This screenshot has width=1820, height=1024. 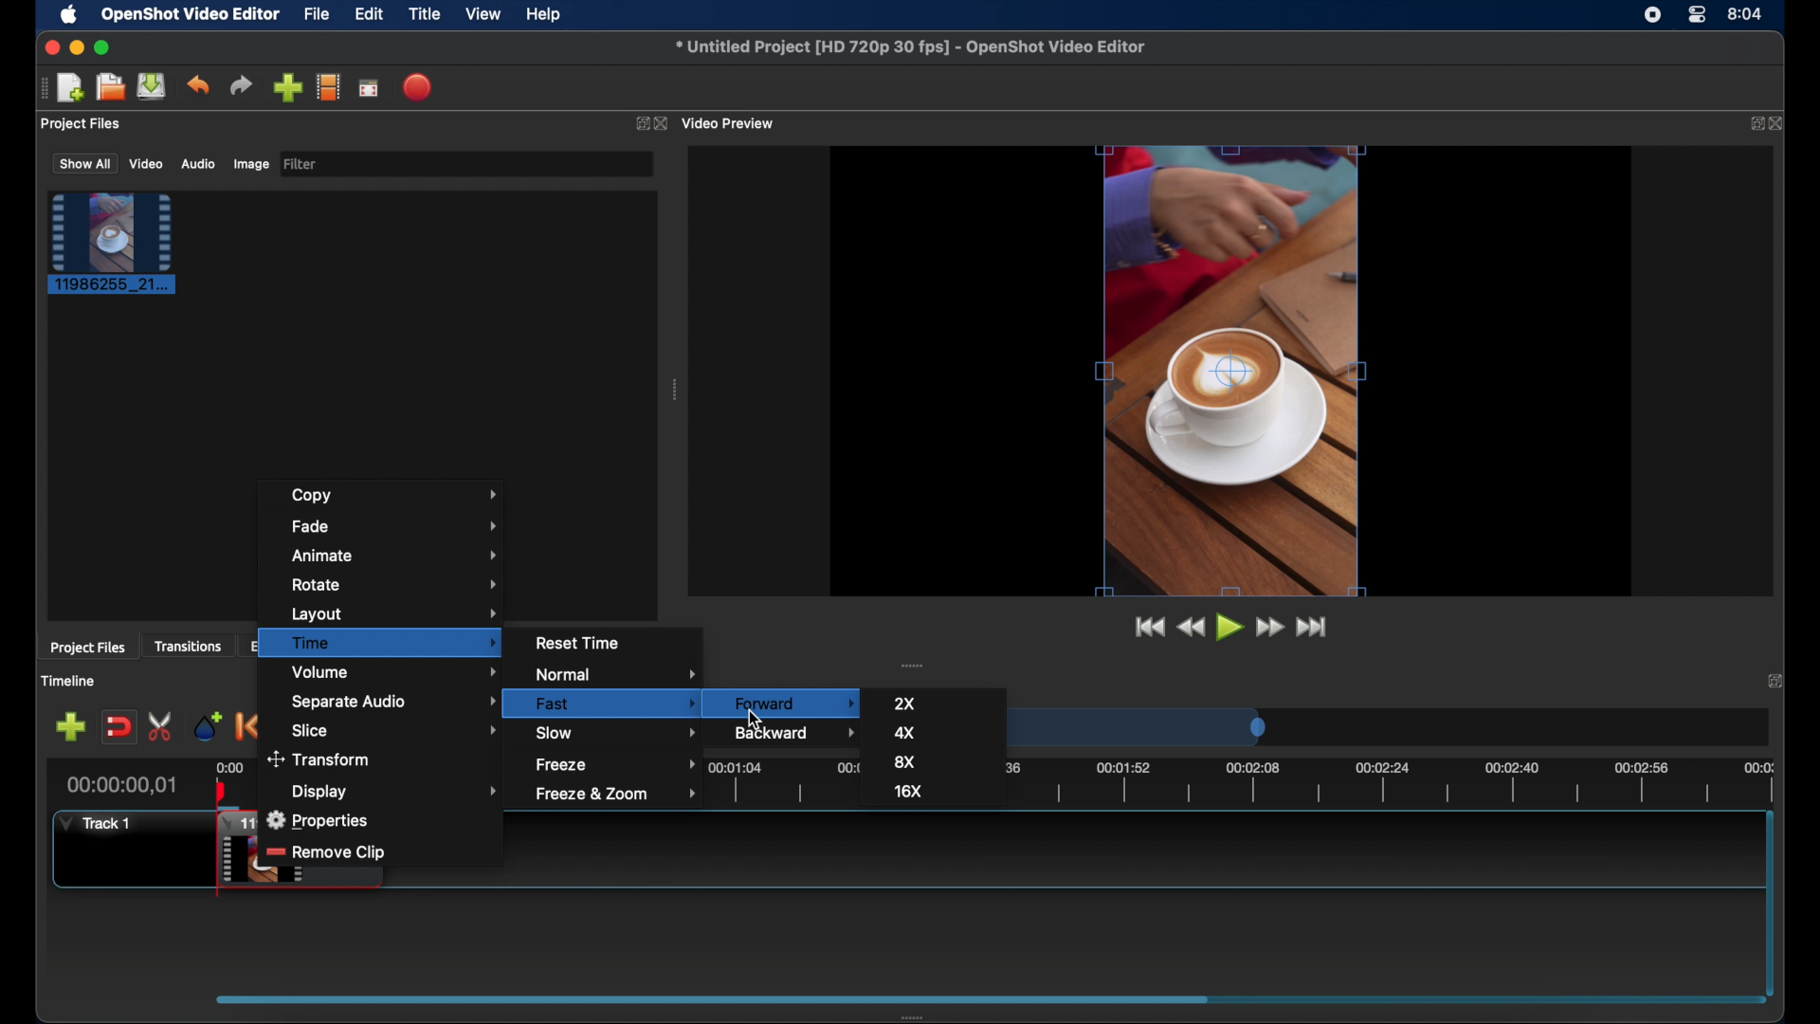 I want to click on enable razor, so click(x=162, y=726).